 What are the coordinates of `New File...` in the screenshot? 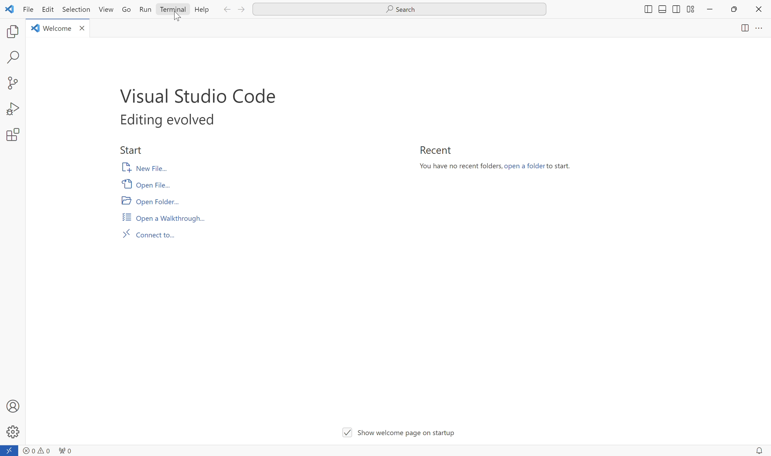 It's located at (146, 167).